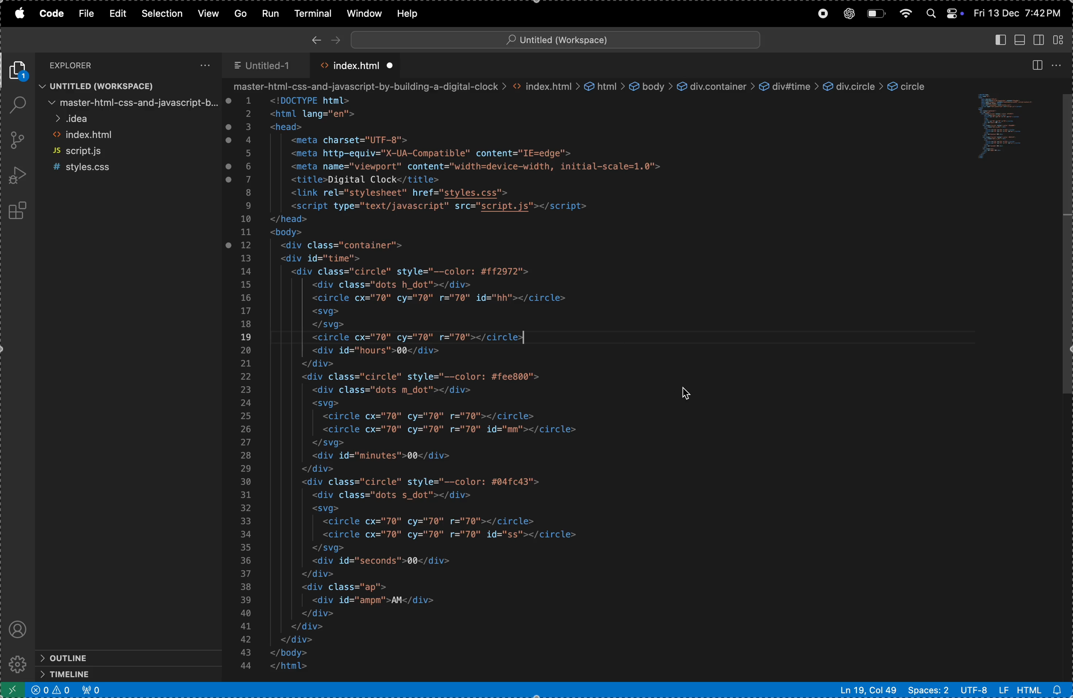 This screenshot has height=698, width=1073. I want to click on CODE, so click(51, 14).